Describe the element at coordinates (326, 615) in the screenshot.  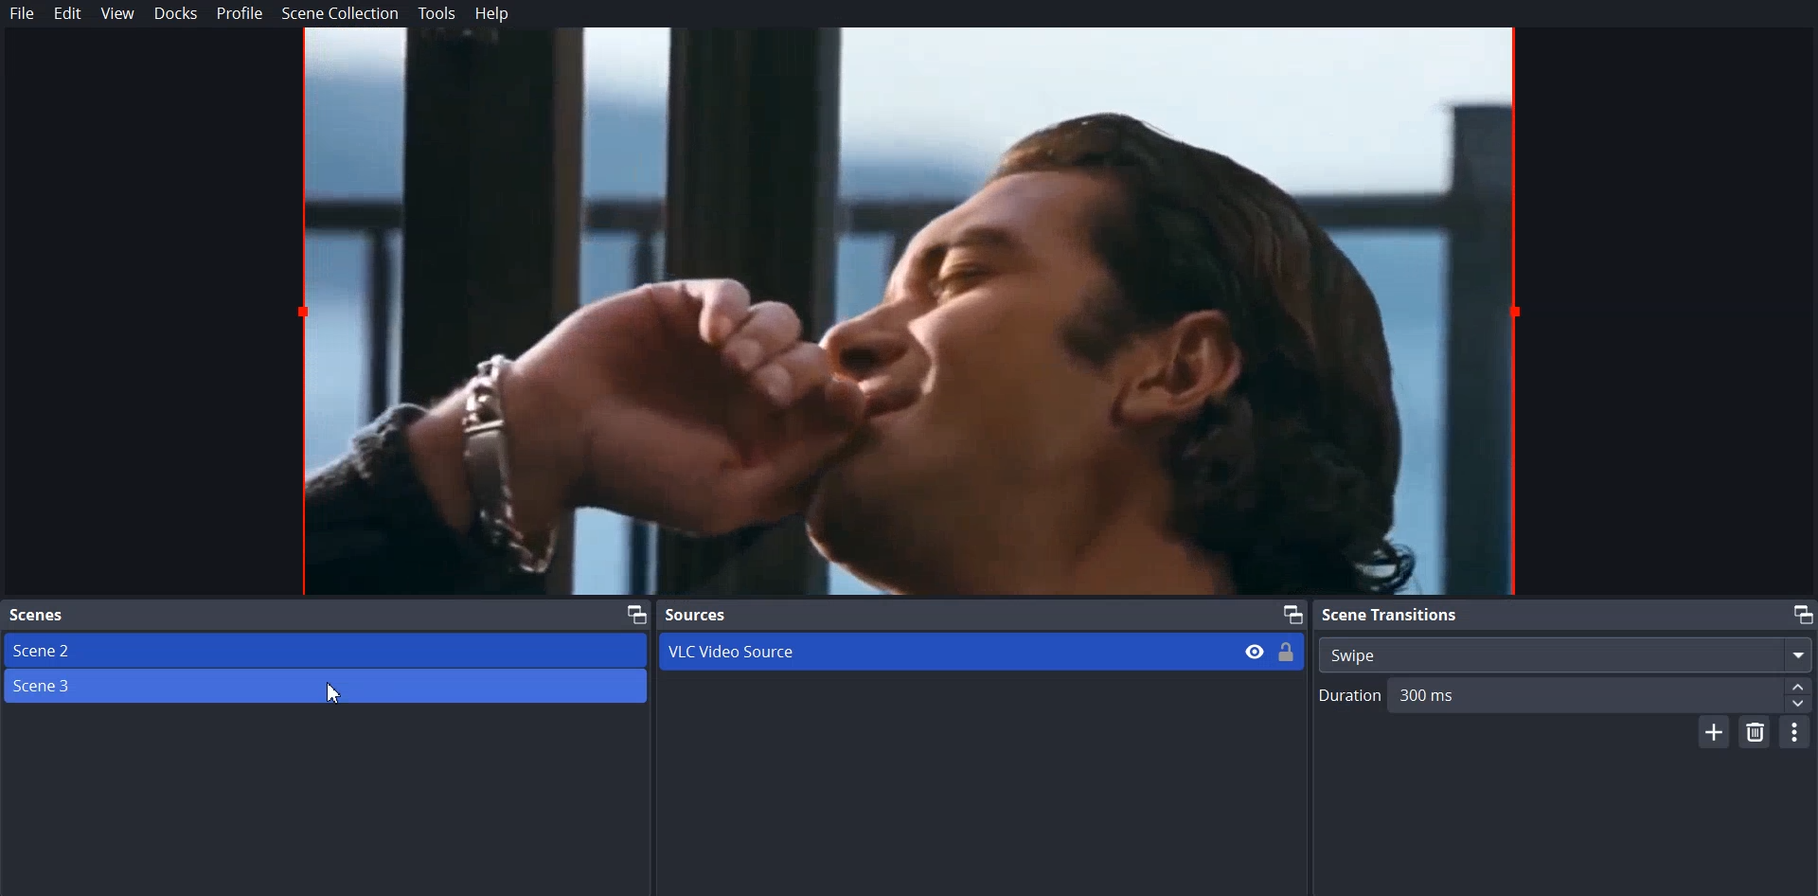
I see `Scene` at that location.